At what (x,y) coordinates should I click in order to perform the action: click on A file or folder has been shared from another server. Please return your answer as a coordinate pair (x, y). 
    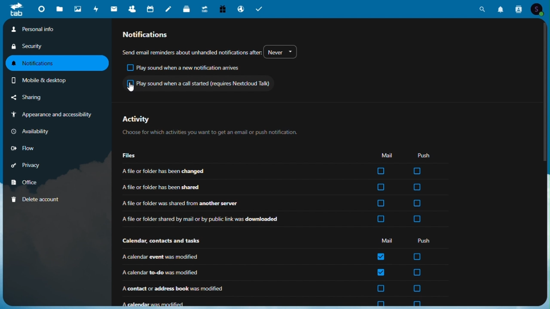
    Looking at the image, I should click on (243, 203).